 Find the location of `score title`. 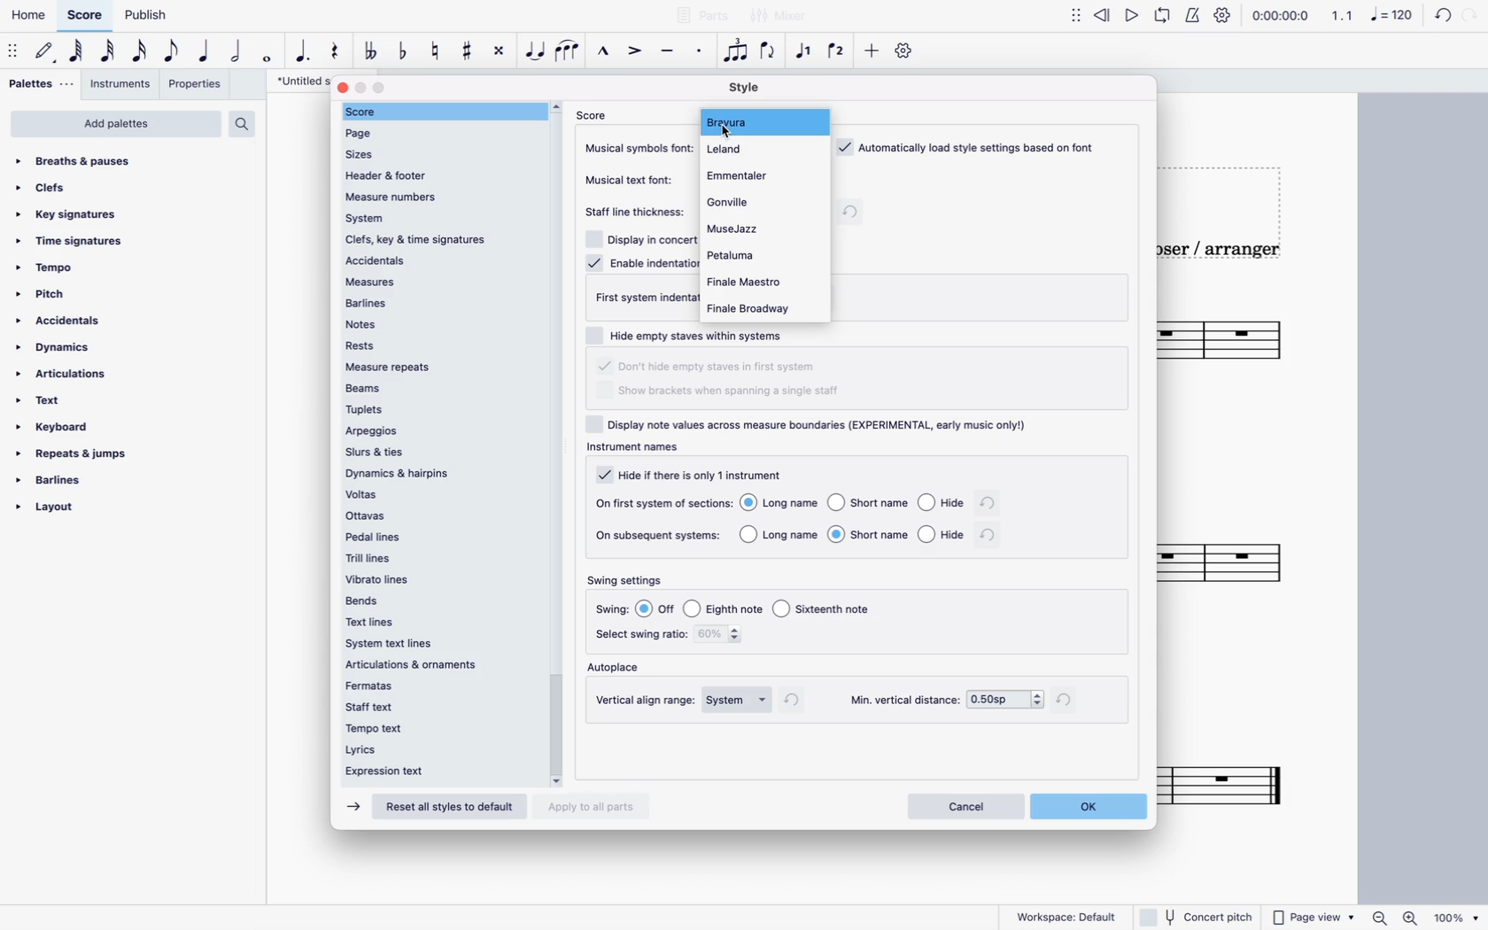

score title is located at coordinates (294, 79).